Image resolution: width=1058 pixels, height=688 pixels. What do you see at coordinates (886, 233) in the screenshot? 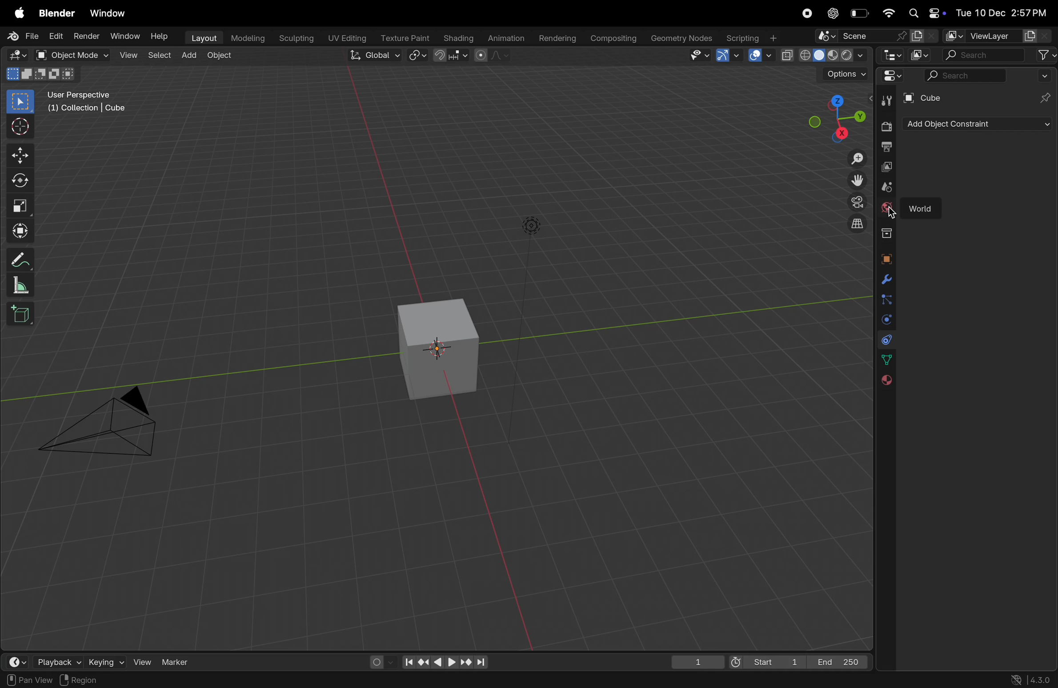
I see `collection` at bounding box center [886, 233].